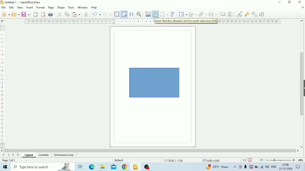  Describe the element at coordinates (135, 167) in the screenshot. I see `LibreOffice Draw` at that location.